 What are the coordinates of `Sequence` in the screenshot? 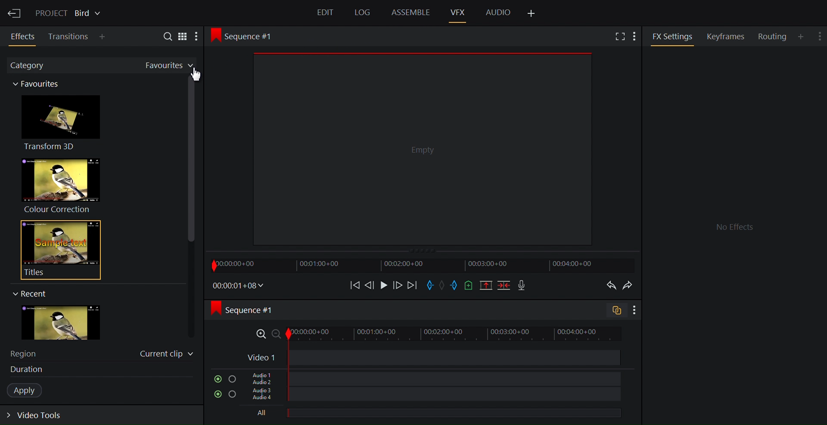 It's located at (252, 310).